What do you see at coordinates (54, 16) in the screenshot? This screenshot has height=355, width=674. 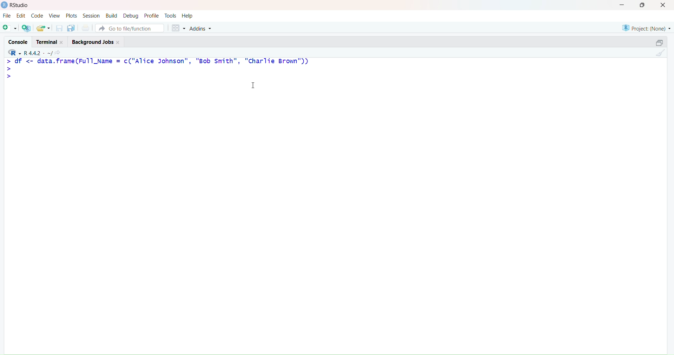 I see `View` at bounding box center [54, 16].